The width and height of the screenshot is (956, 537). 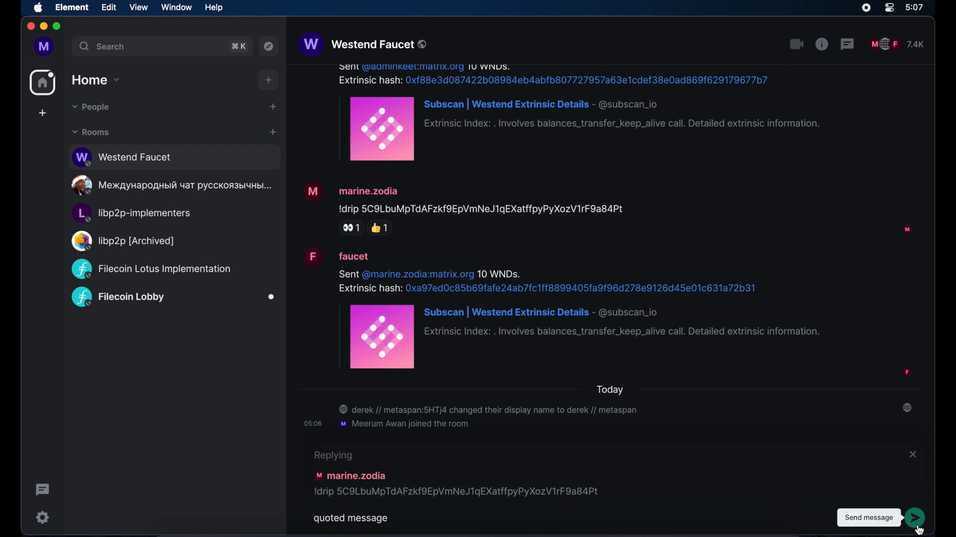 What do you see at coordinates (611, 389) in the screenshot?
I see `today` at bounding box center [611, 389].